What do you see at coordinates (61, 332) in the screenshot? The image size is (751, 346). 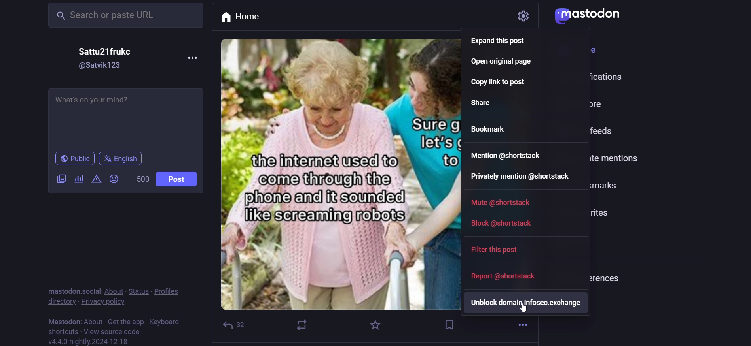 I see `shortcut` at bounding box center [61, 332].